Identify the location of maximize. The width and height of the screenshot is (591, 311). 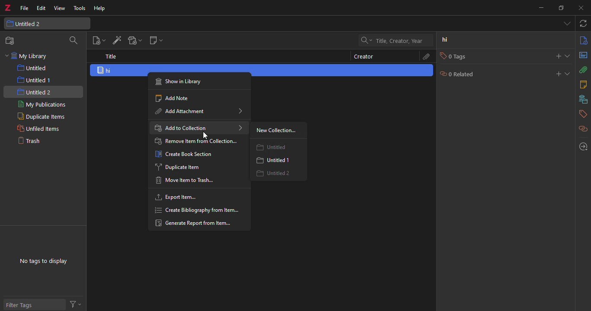
(561, 8).